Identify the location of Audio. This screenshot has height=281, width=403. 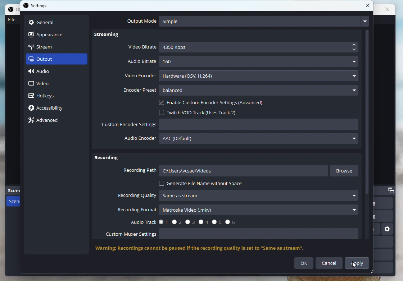
(47, 73).